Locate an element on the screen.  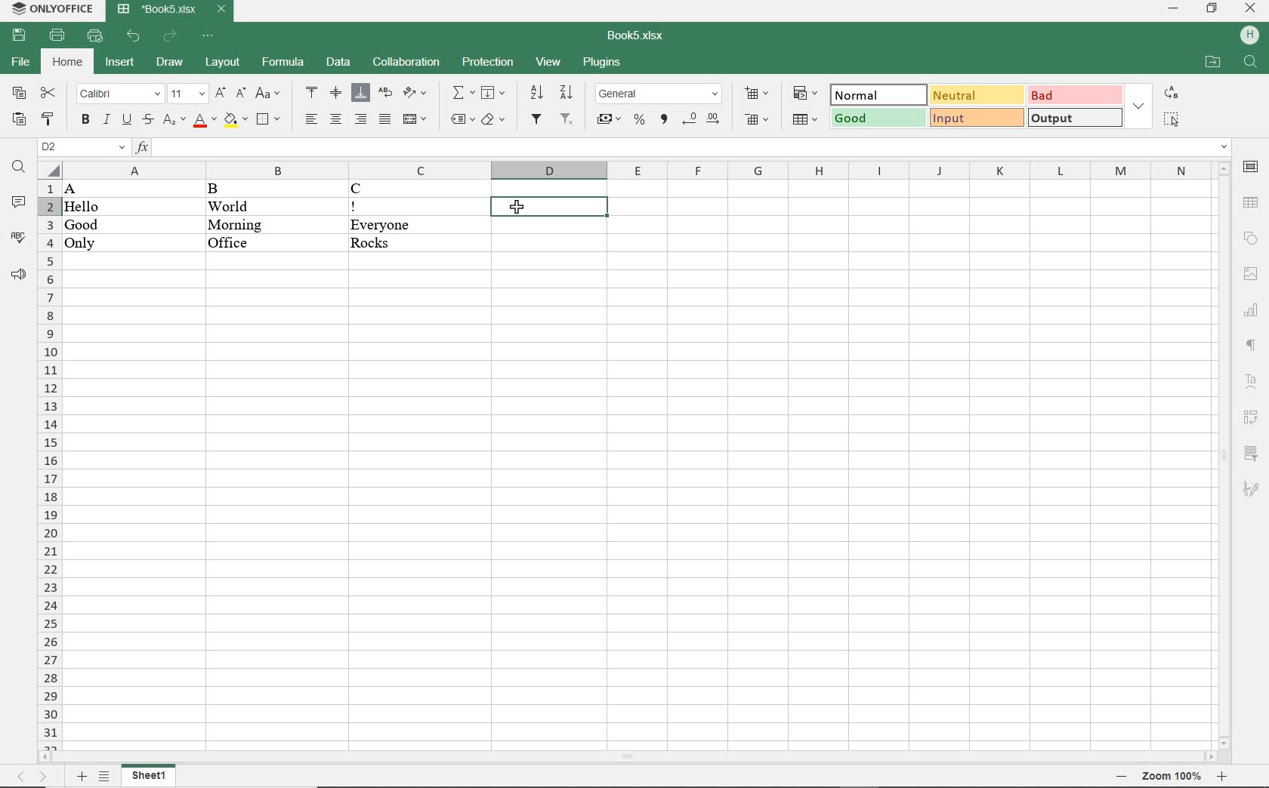
SORT DESCENDING is located at coordinates (567, 92).